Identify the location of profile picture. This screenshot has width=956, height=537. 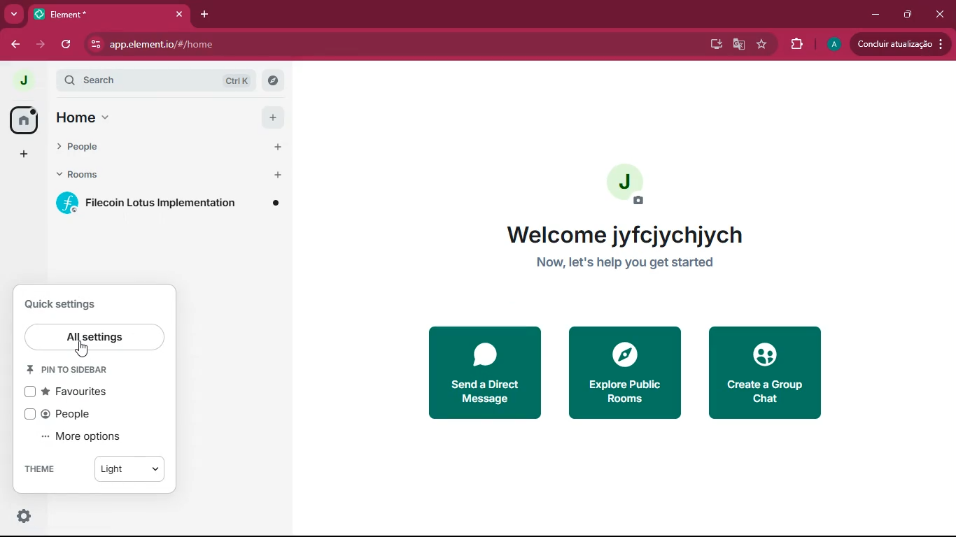
(627, 186).